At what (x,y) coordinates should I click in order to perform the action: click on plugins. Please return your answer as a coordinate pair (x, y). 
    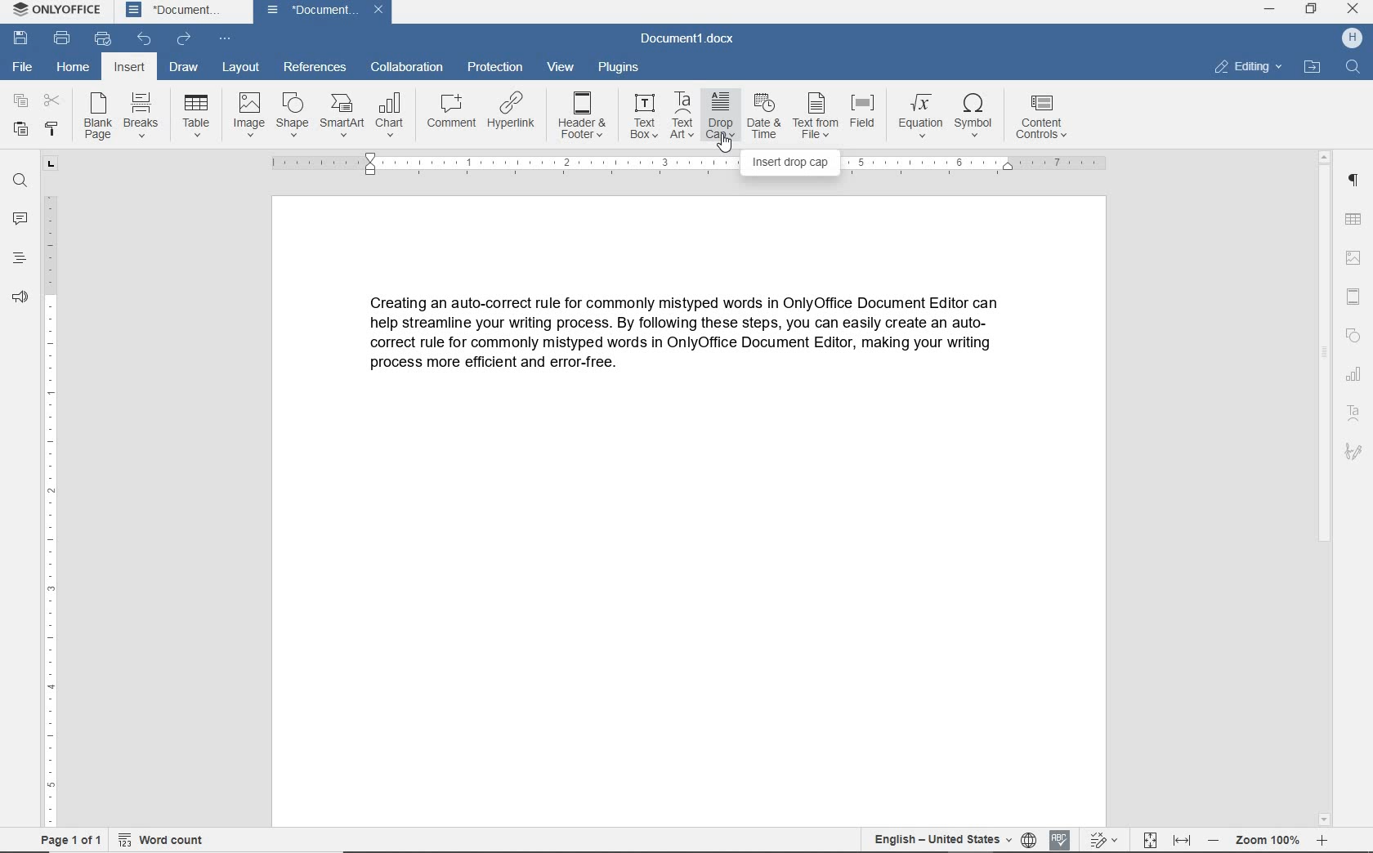
    Looking at the image, I should click on (620, 69).